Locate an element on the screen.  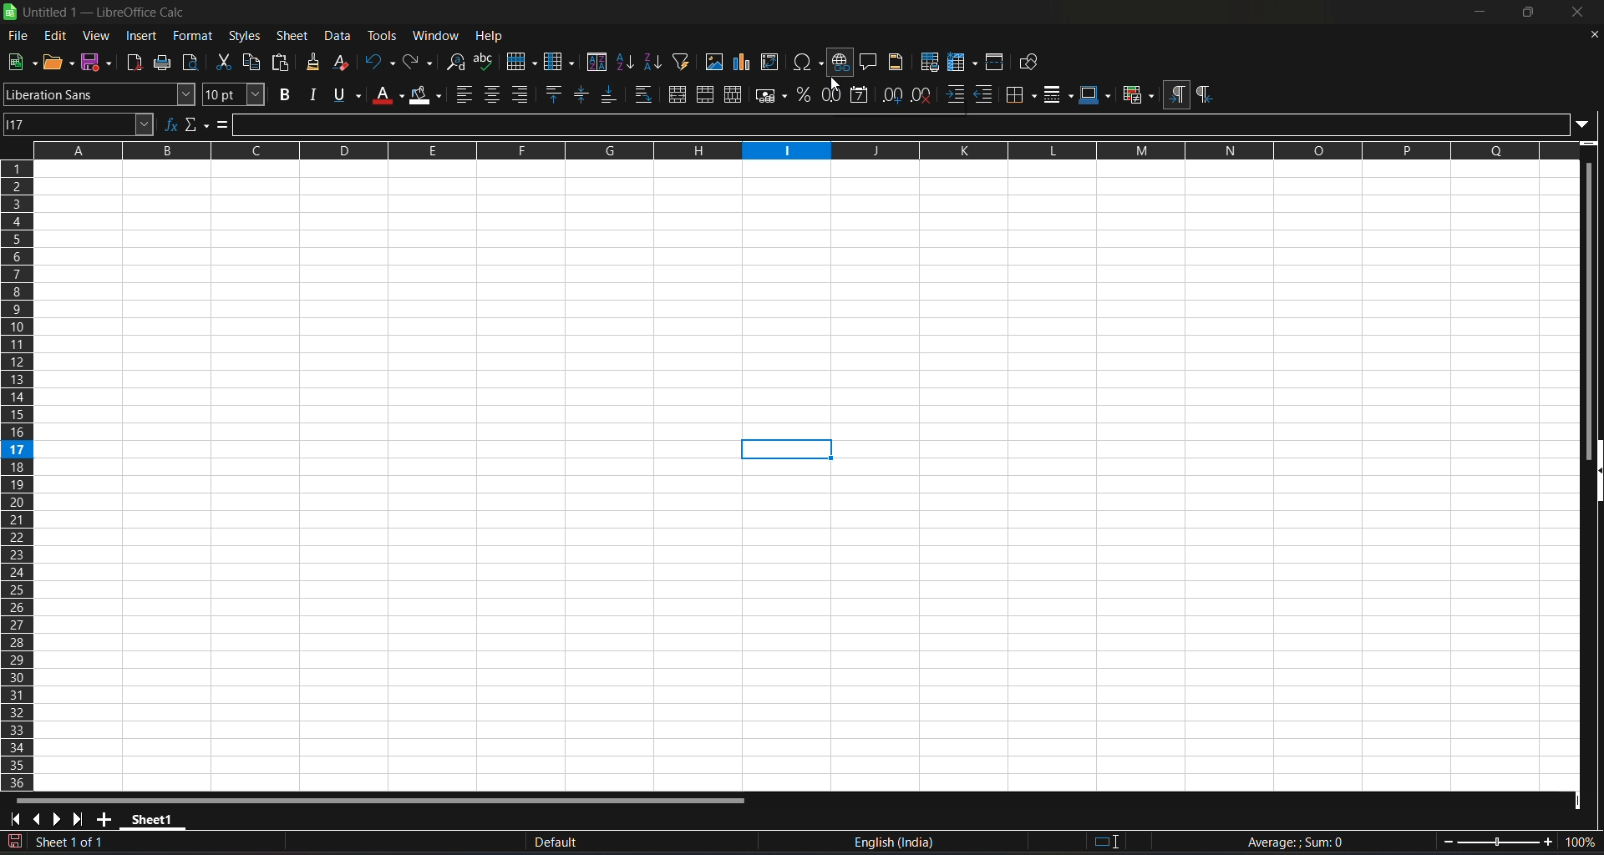
insert hyperlink is located at coordinates (841, 63).